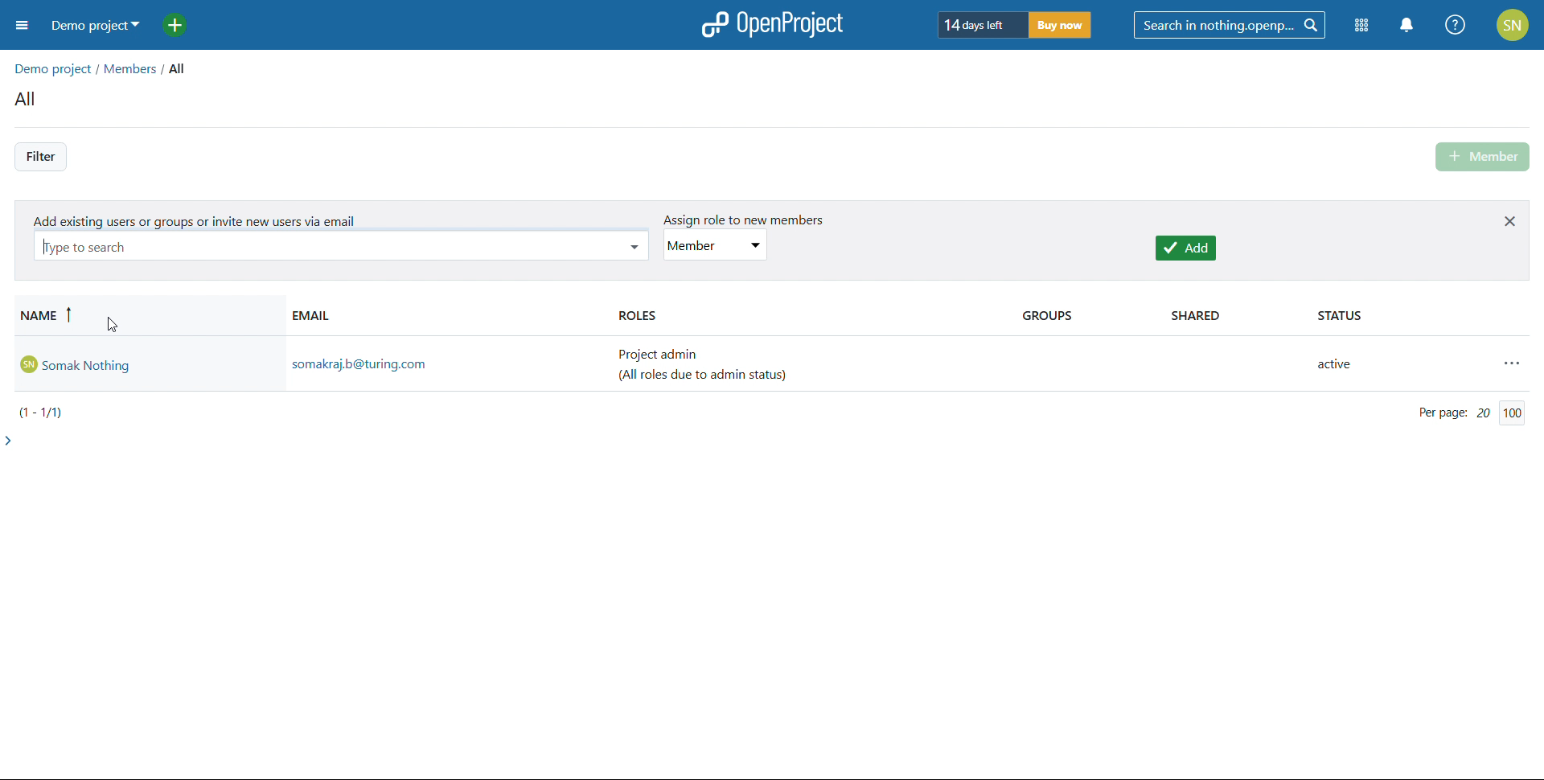  I want to click on open sidebar menu, so click(22, 27).